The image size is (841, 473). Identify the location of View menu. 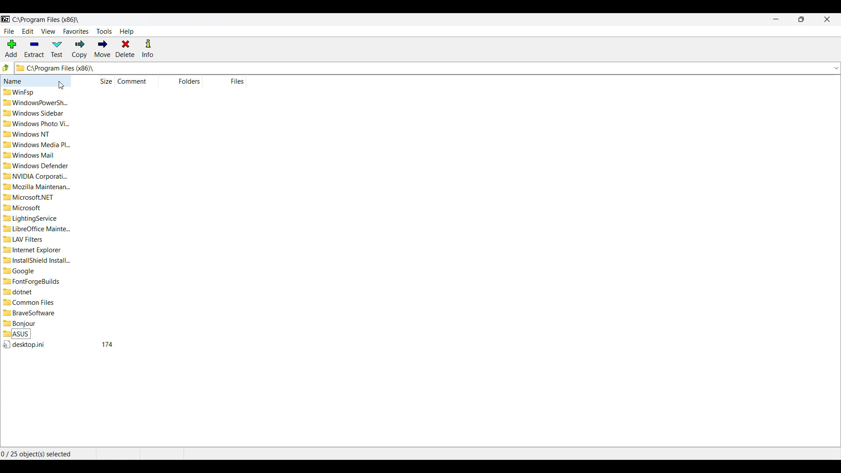
(49, 31).